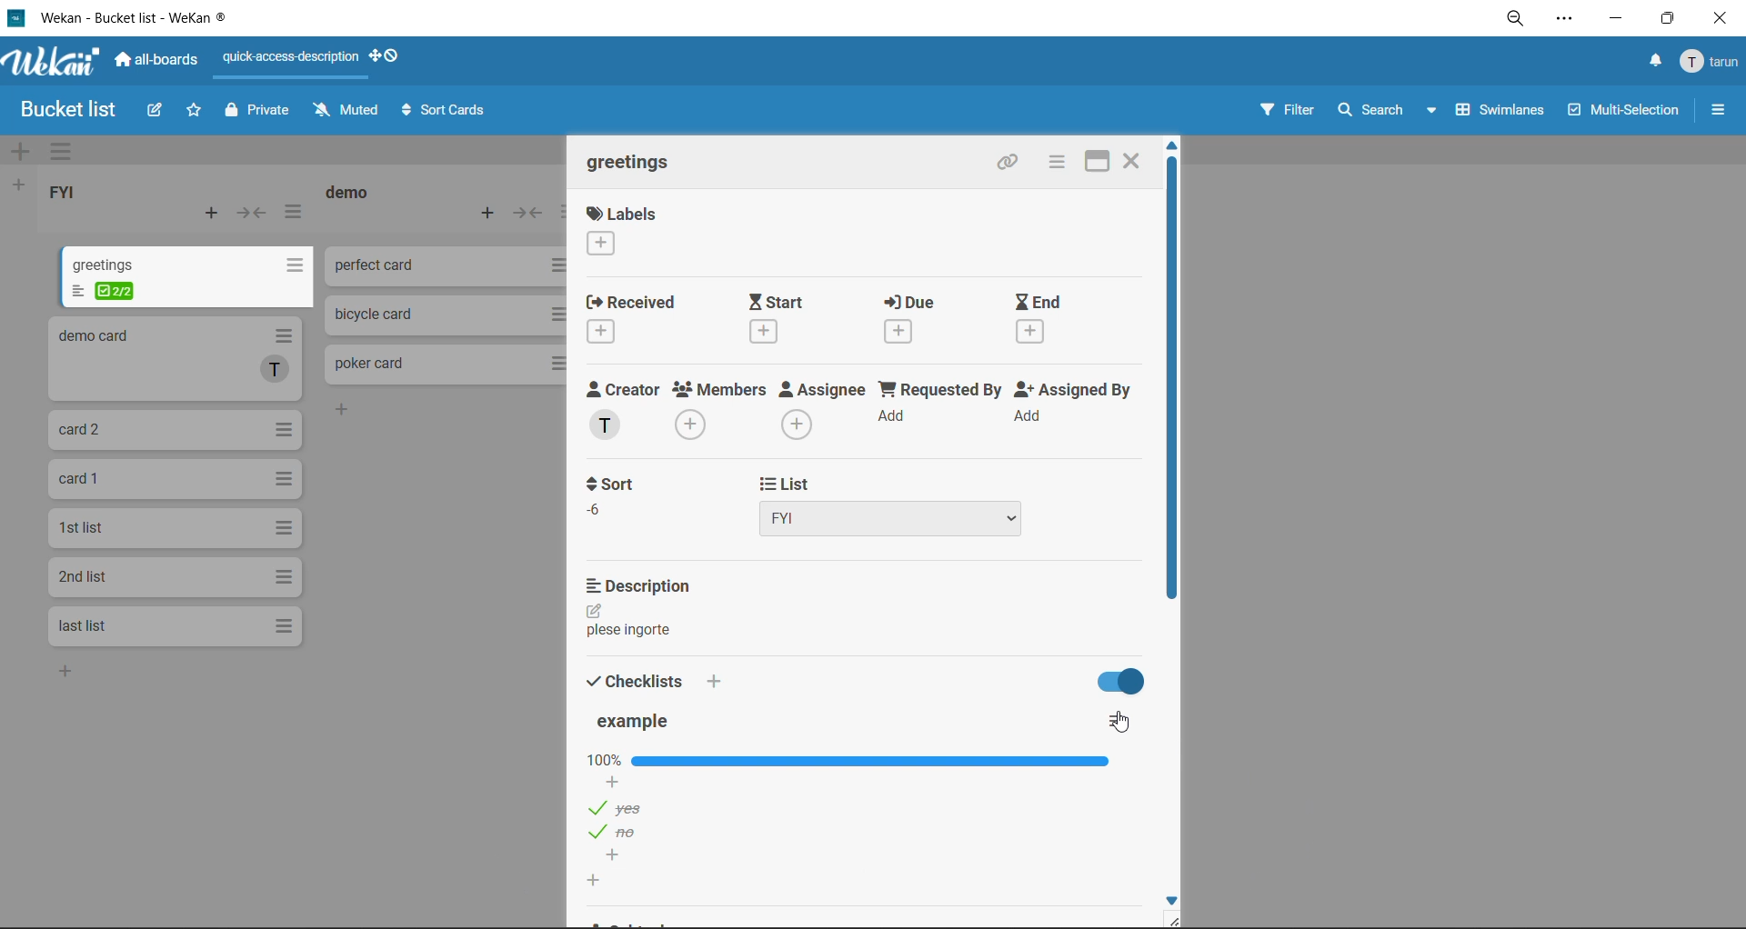 The width and height of the screenshot is (1746, 929). I want to click on multiselection, so click(1624, 112).